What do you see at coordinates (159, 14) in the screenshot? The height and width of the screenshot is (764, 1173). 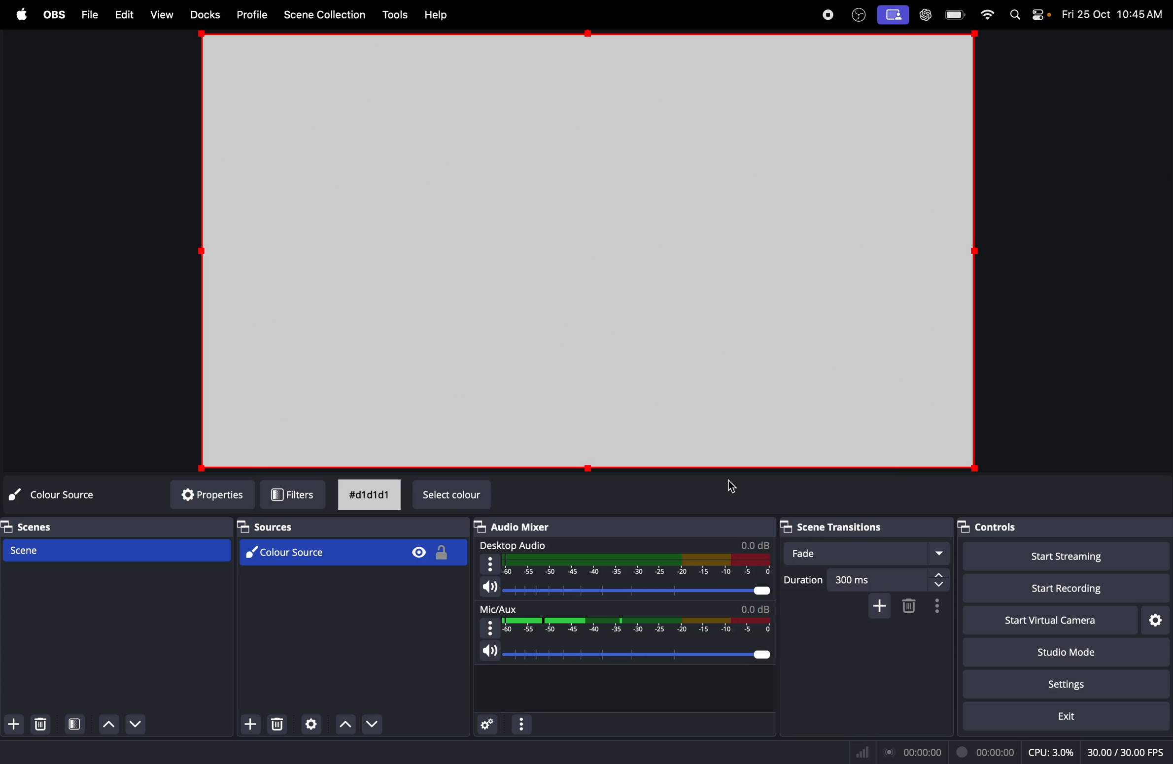 I see `view` at bounding box center [159, 14].